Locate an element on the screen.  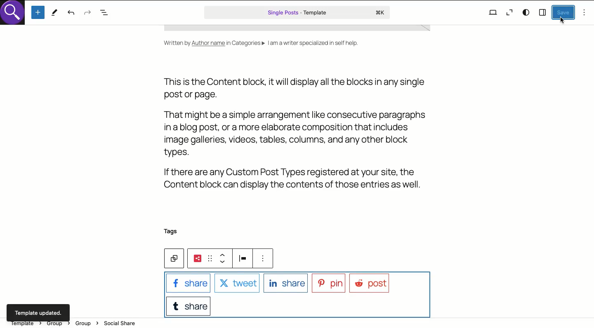
Linkedin is located at coordinates (284, 283).